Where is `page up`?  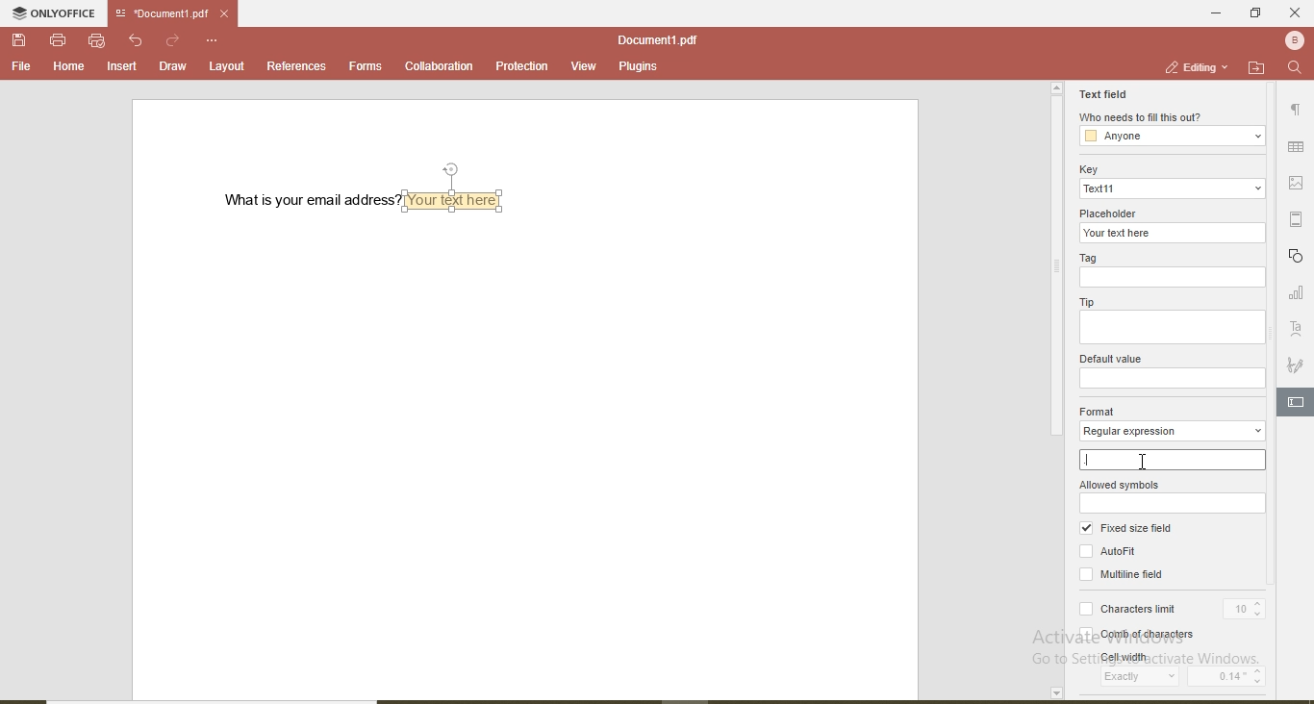
page up is located at coordinates (1056, 88).